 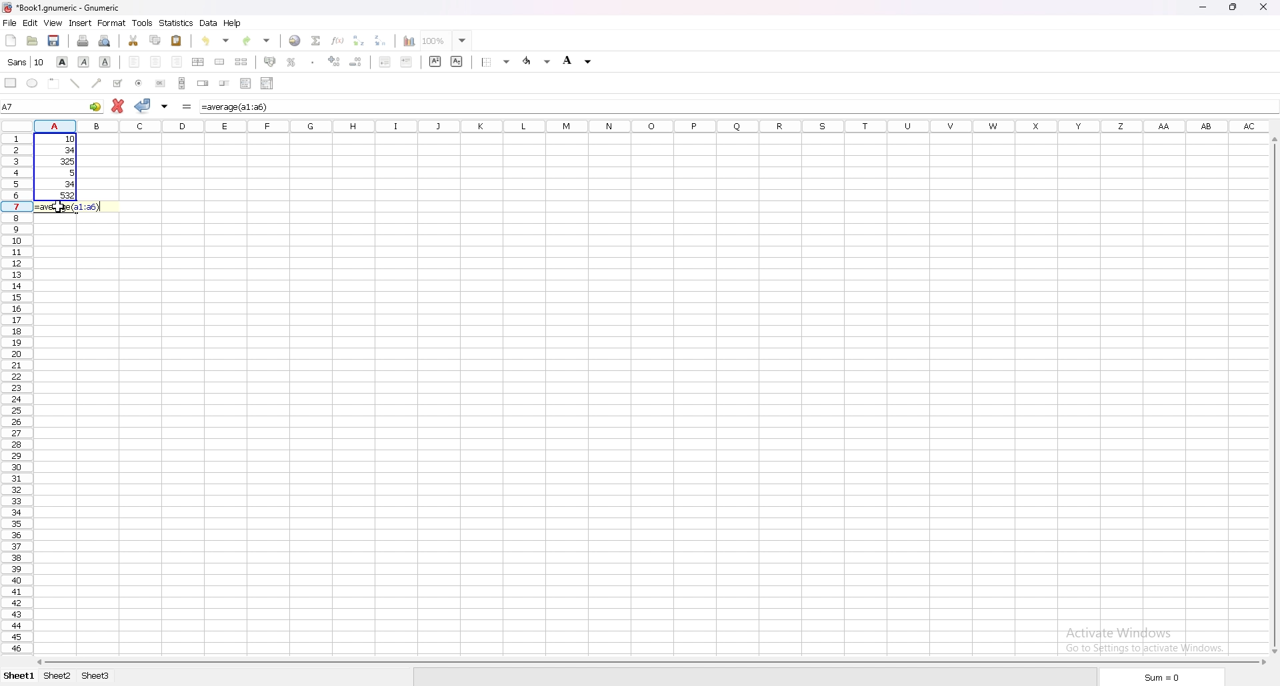 I want to click on scroll bar, so click(x=651, y=663).